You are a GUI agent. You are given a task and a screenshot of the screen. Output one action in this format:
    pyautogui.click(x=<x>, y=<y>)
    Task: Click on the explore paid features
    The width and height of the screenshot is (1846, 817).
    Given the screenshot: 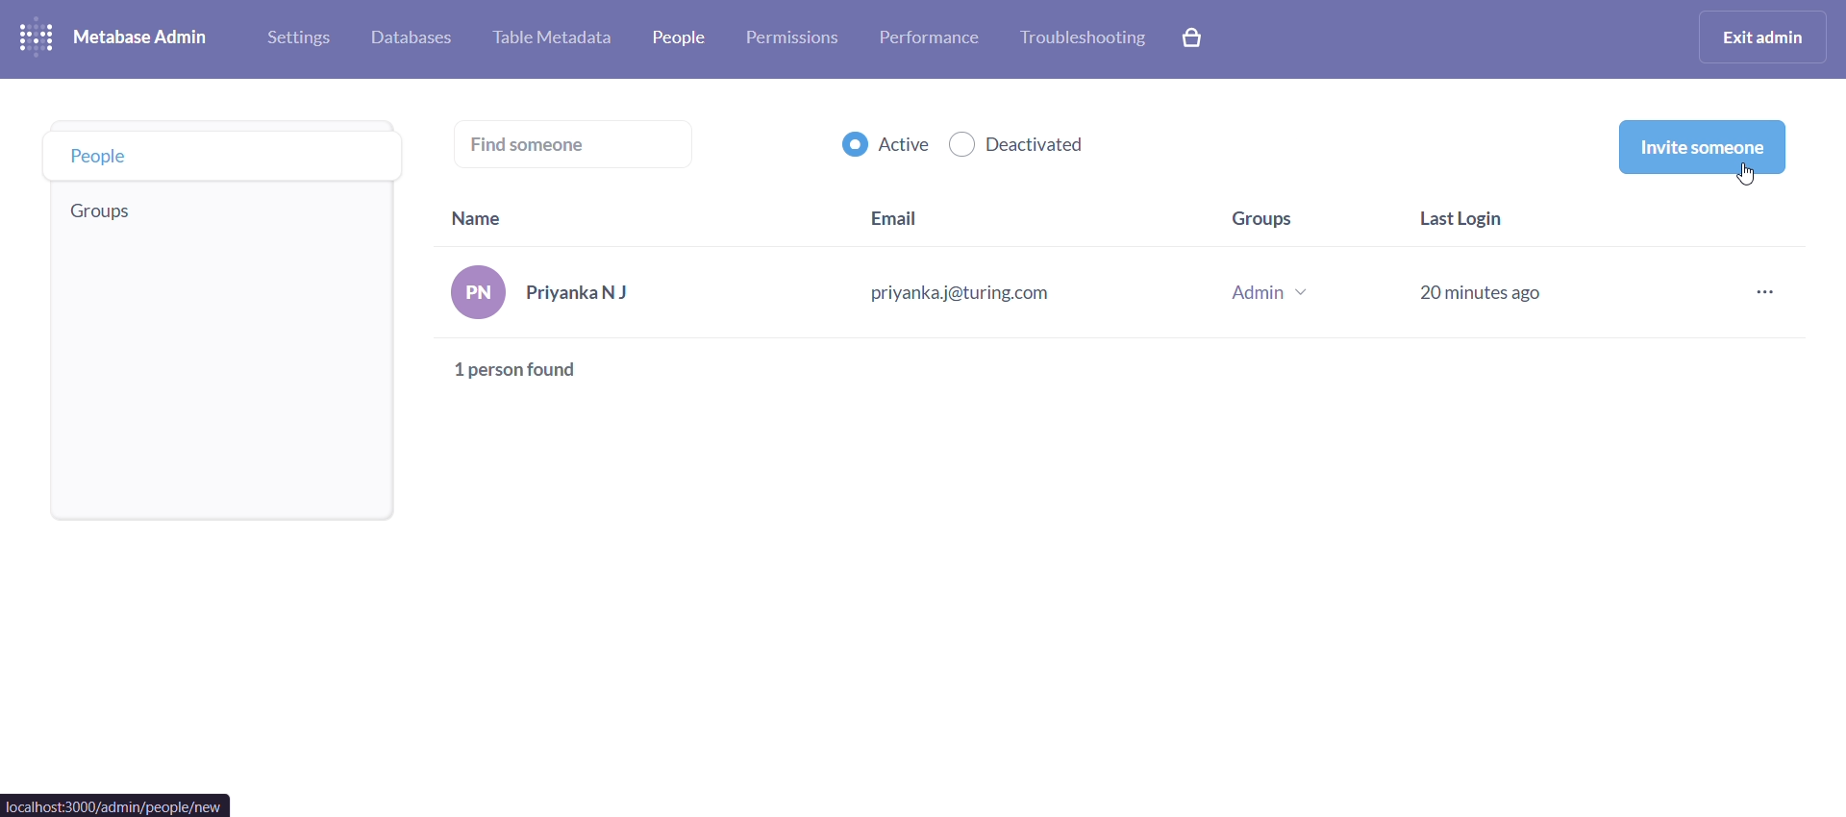 What is the action you would take?
    pyautogui.click(x=1194, y=39)
    